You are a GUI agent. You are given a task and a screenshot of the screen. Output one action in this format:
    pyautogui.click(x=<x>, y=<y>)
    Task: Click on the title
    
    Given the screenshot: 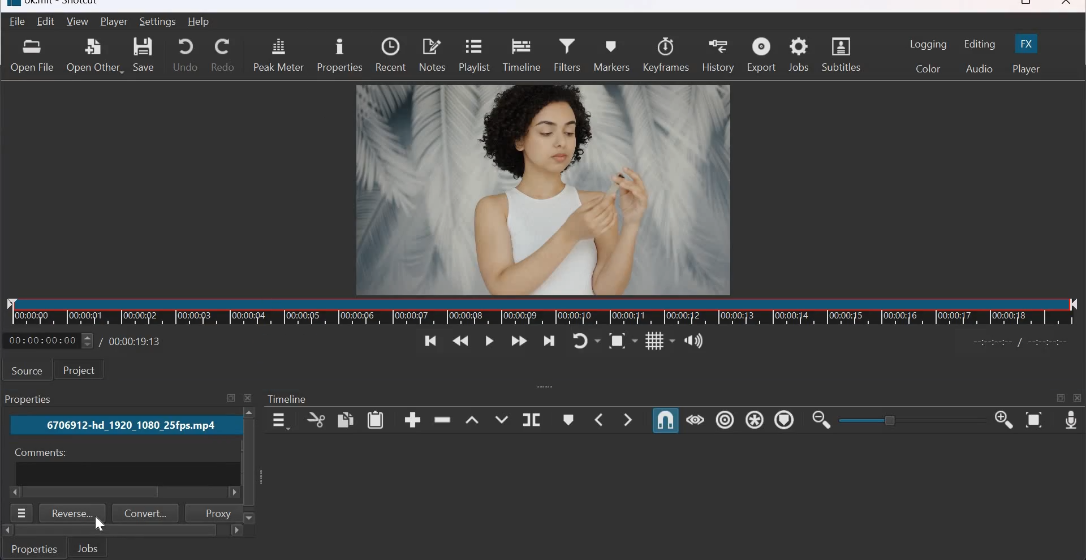 What is the action you would take?
    pyautogui.click(x=65, y=4)
    